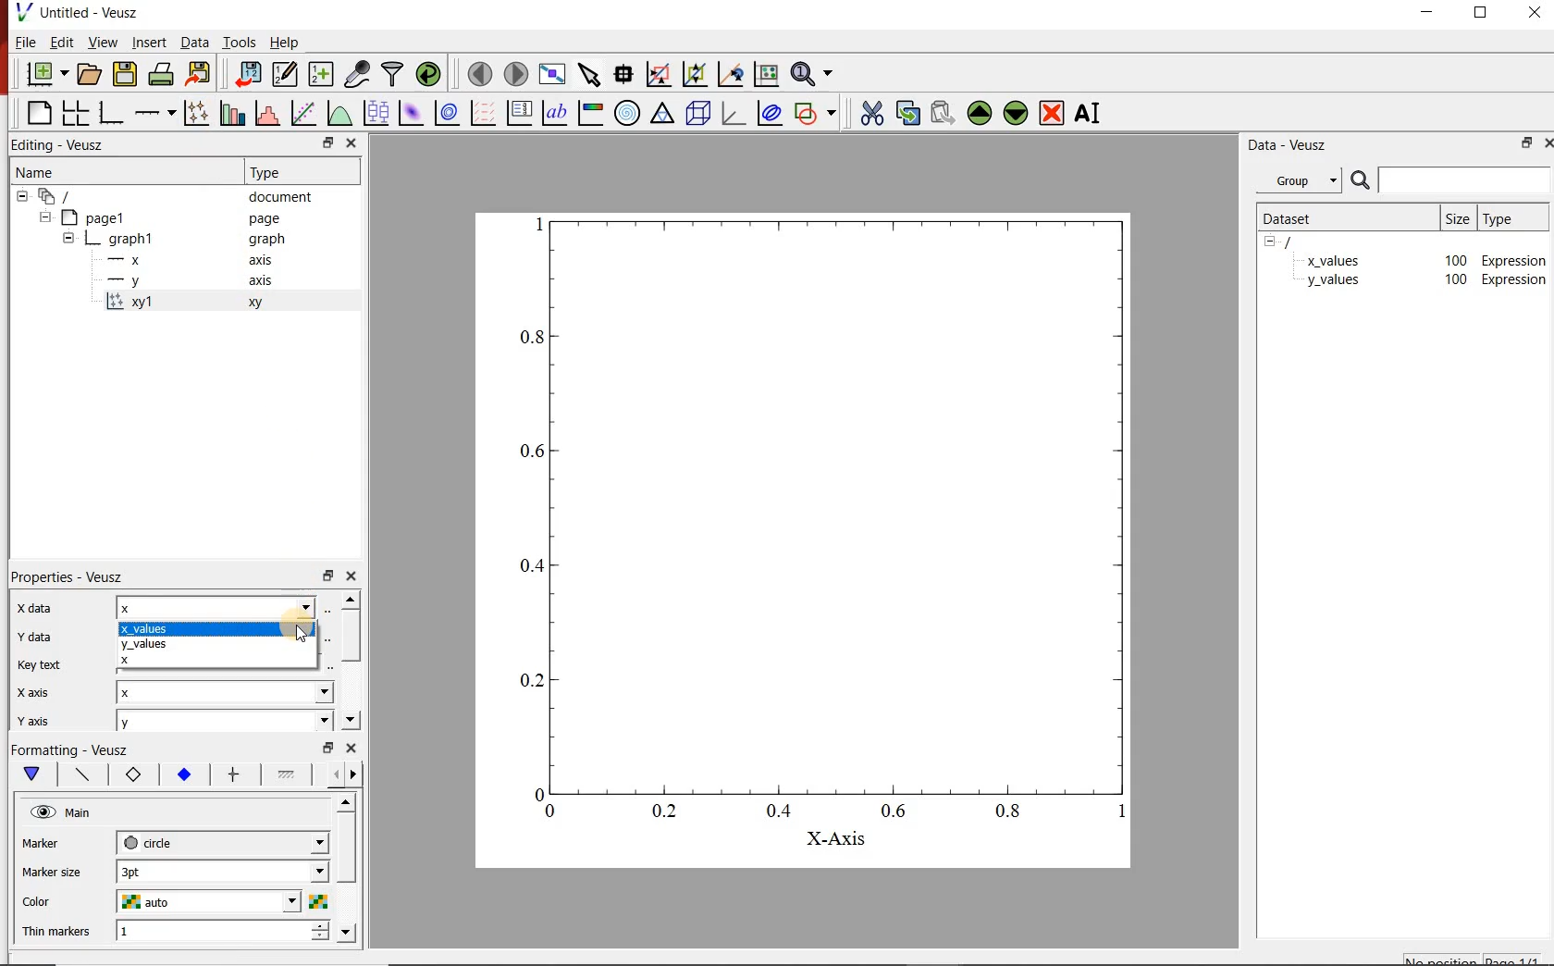 This screenshot has width=1554, height=966. Describe the element at coordinates (1016, 116) in the screenshot. I see `move down the selected widget` at that location.